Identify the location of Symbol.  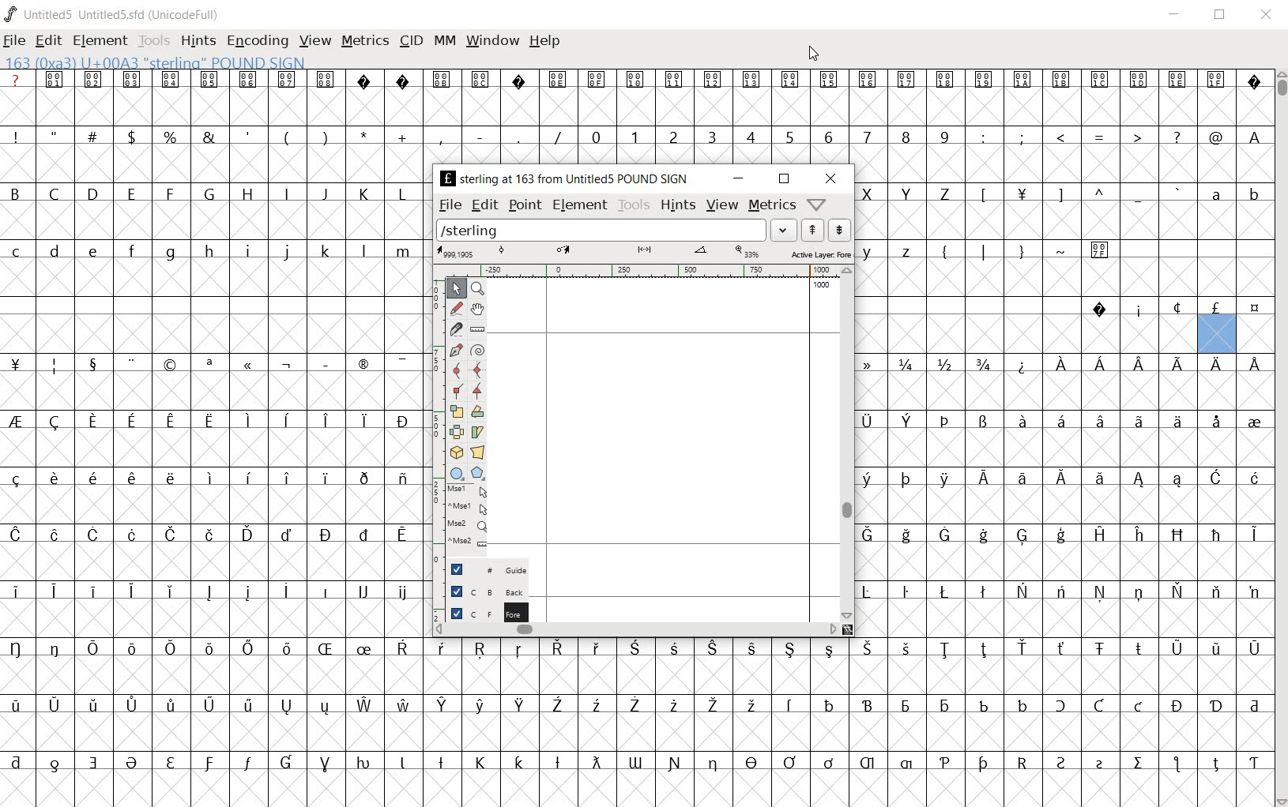
(595, 648).